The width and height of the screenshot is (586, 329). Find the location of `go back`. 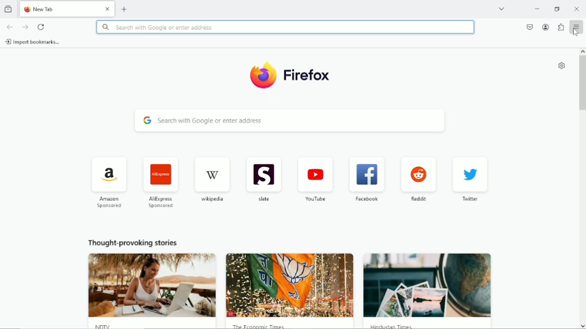

go back is located at coordinates (11, 26).